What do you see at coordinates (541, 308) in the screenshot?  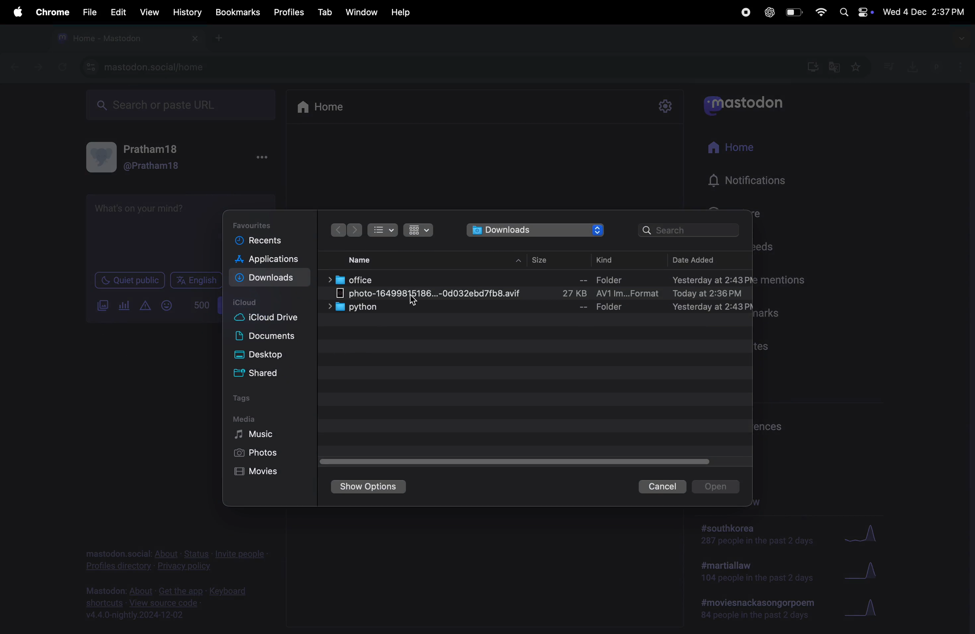 I see `python file` at bounding box center [541, 308].